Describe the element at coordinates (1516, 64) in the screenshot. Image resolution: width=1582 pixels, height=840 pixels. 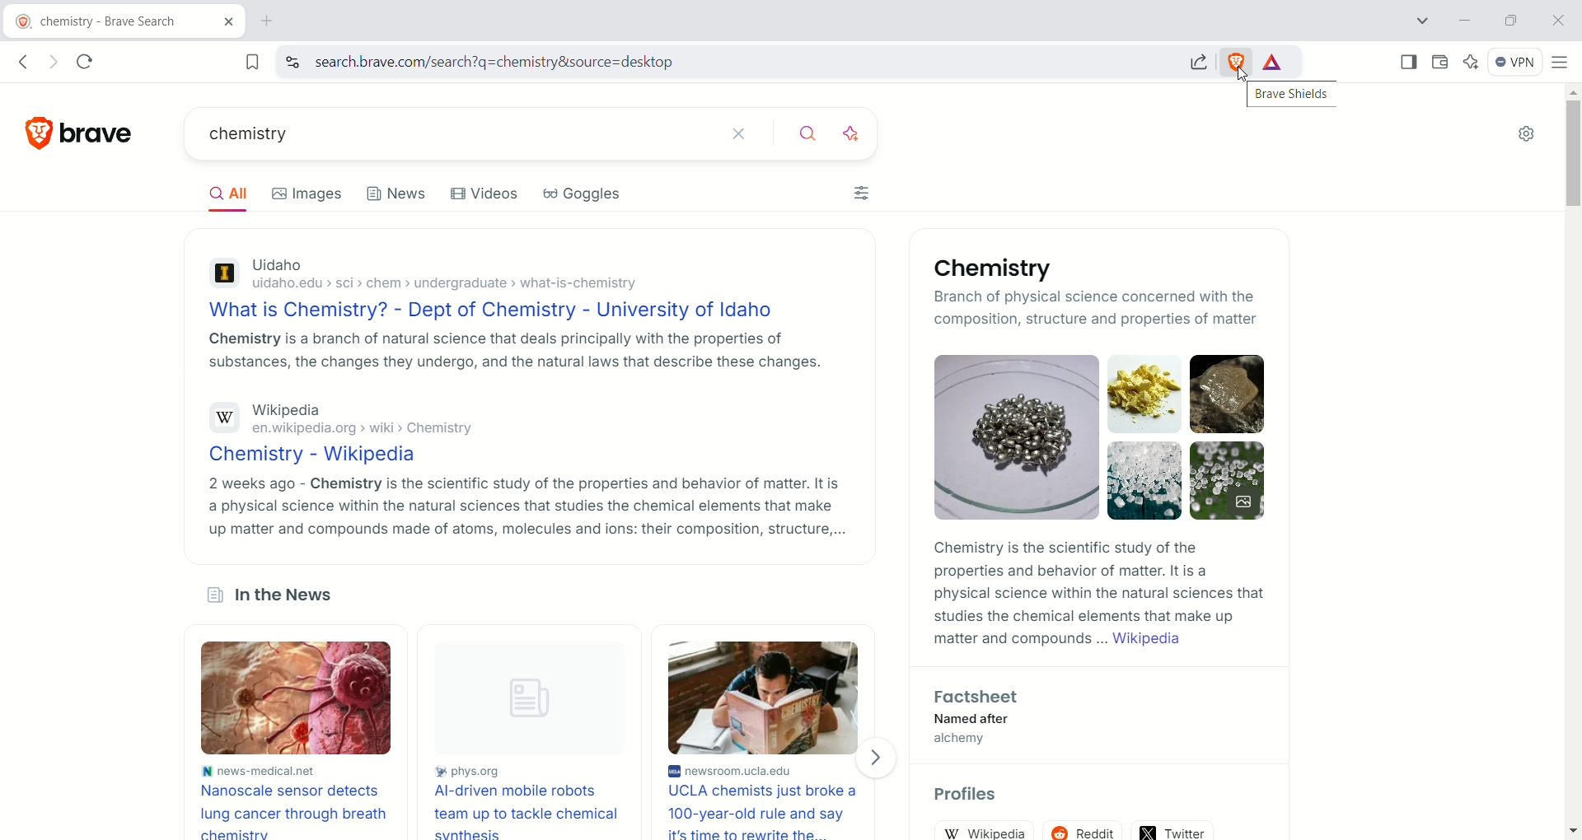
I see `VPN` at that location.